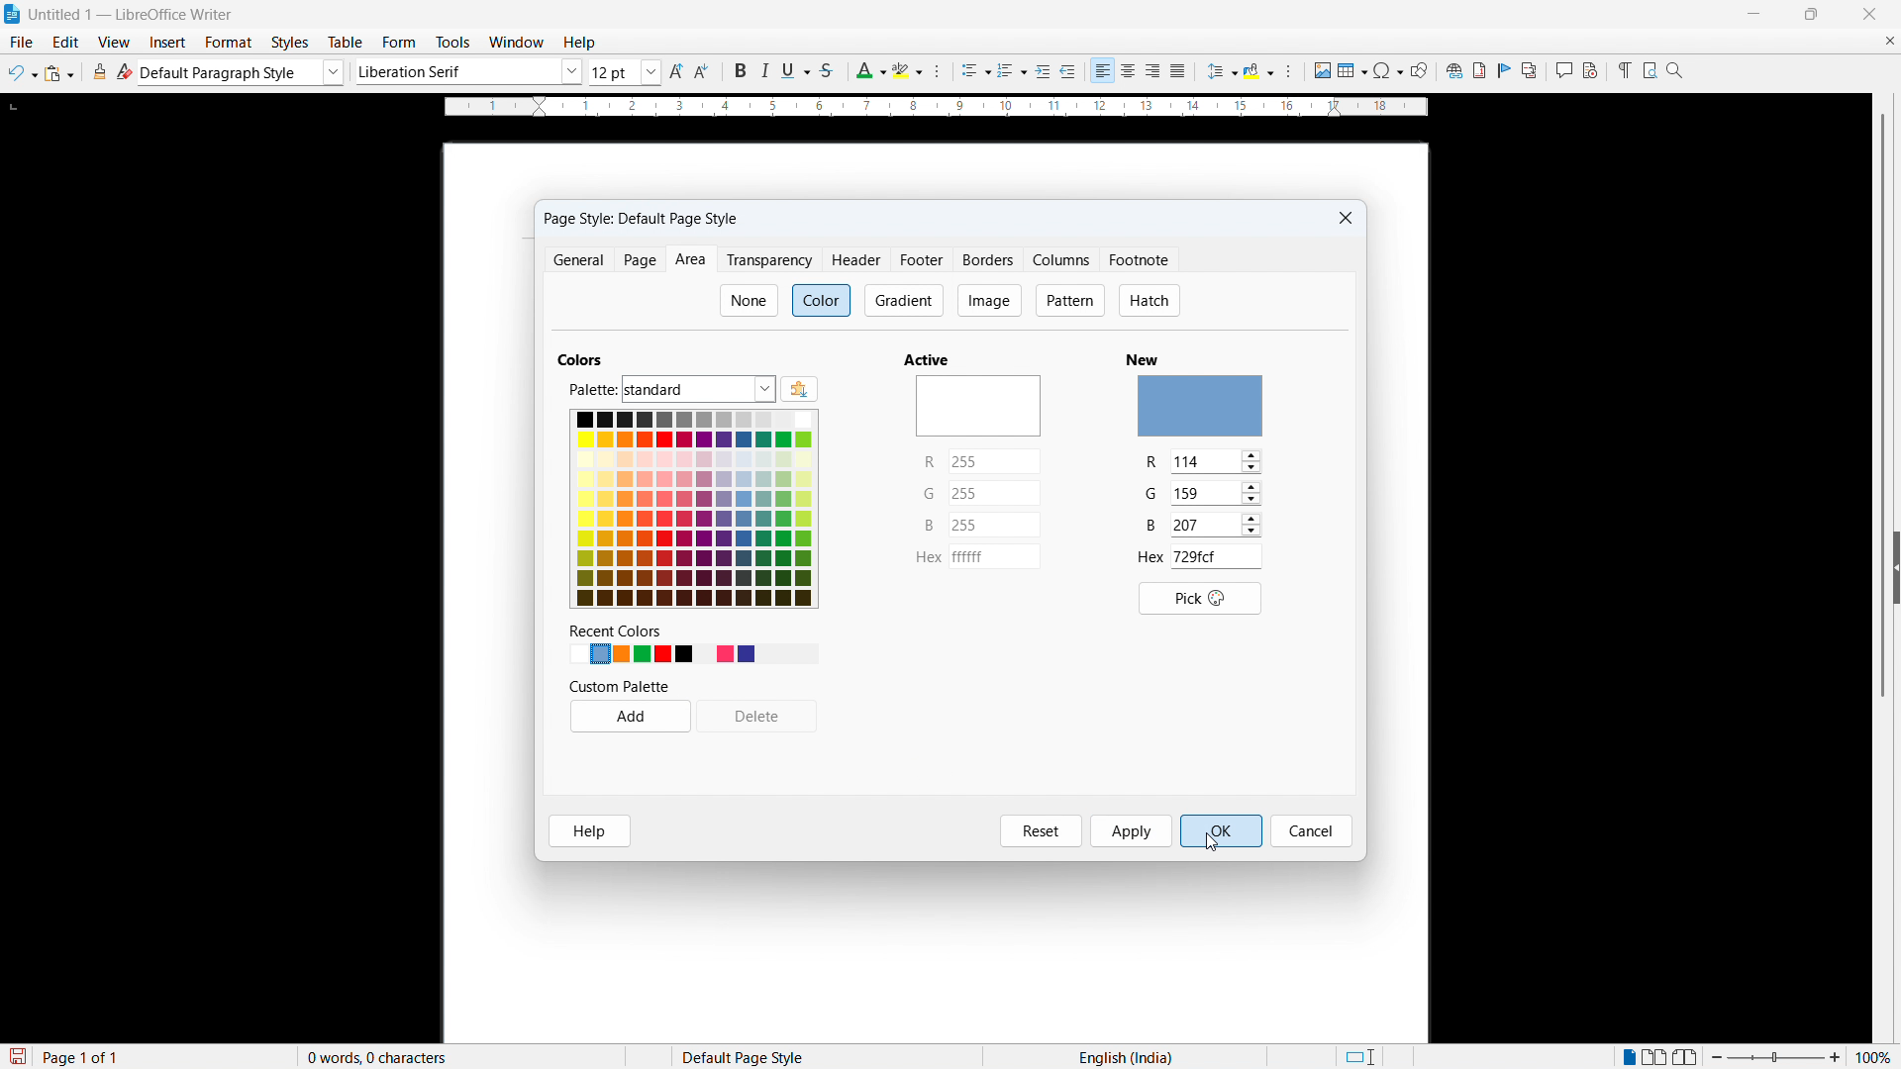 This screenshot has width=1901, height=1069. Describe the element at coordinates (869, 71) in the screenshot. I see `Font colour ` at that location.